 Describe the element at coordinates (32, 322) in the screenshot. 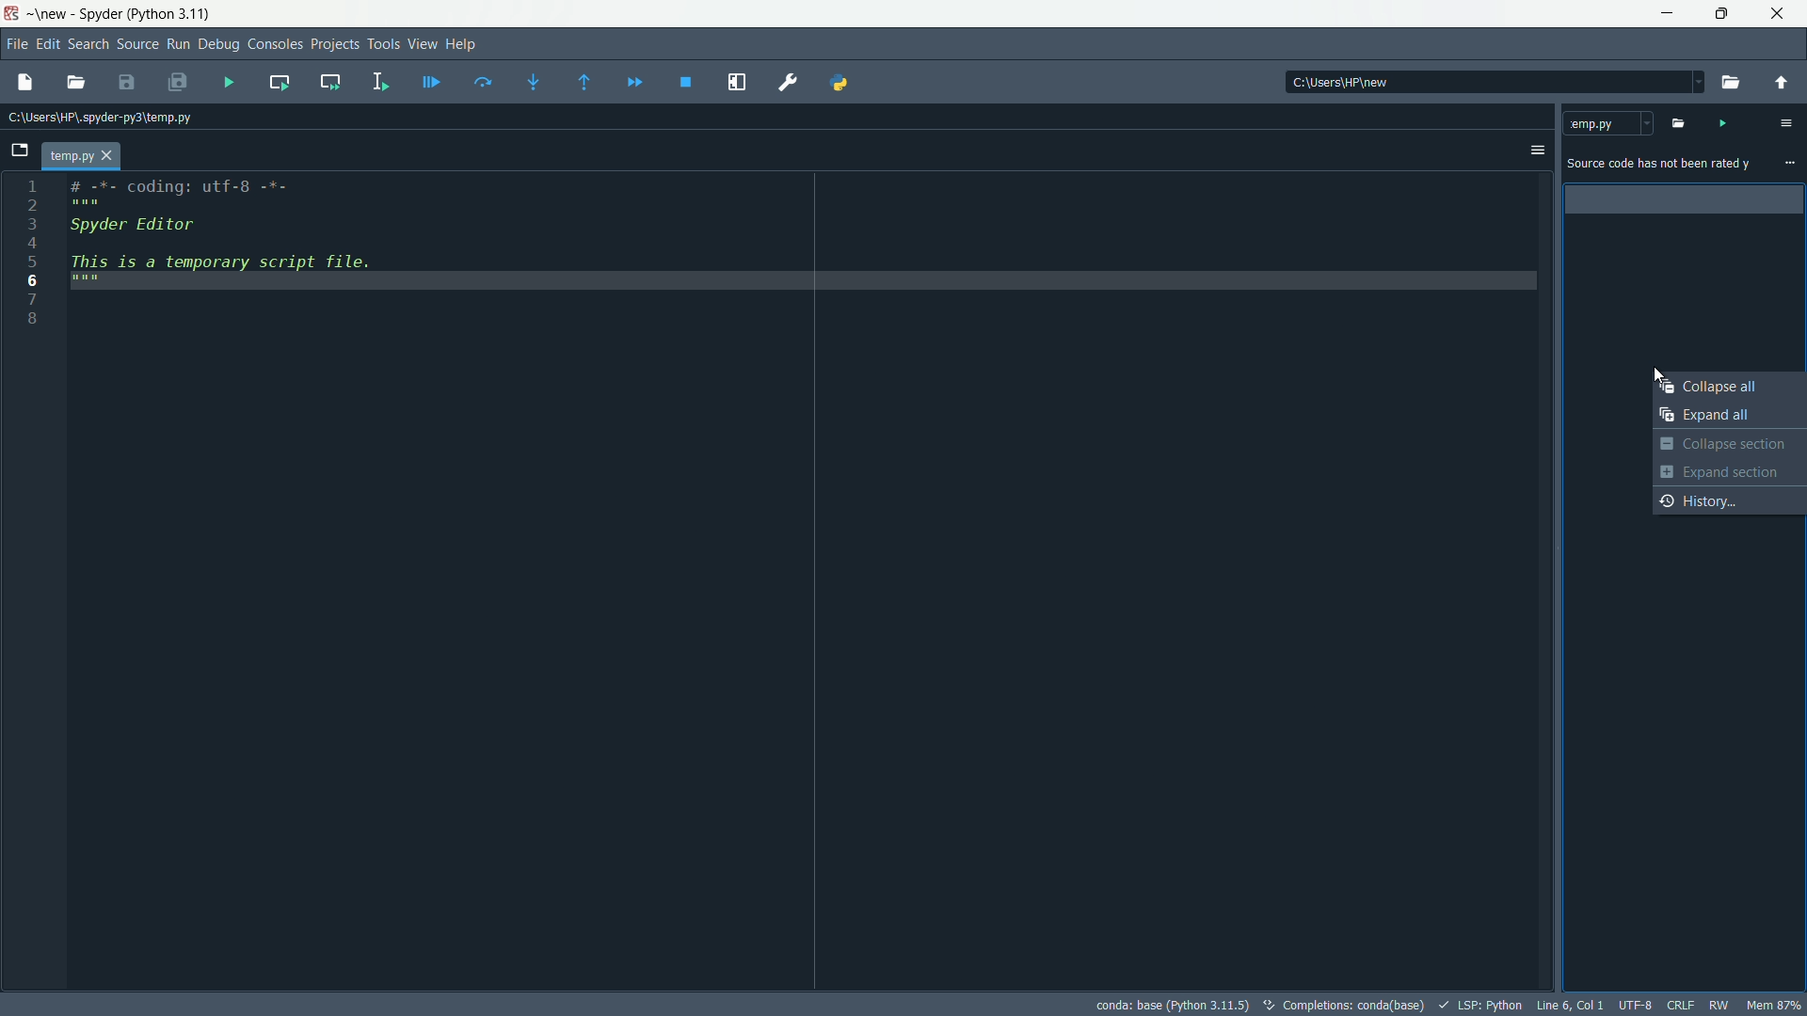

I see `8` at that location.